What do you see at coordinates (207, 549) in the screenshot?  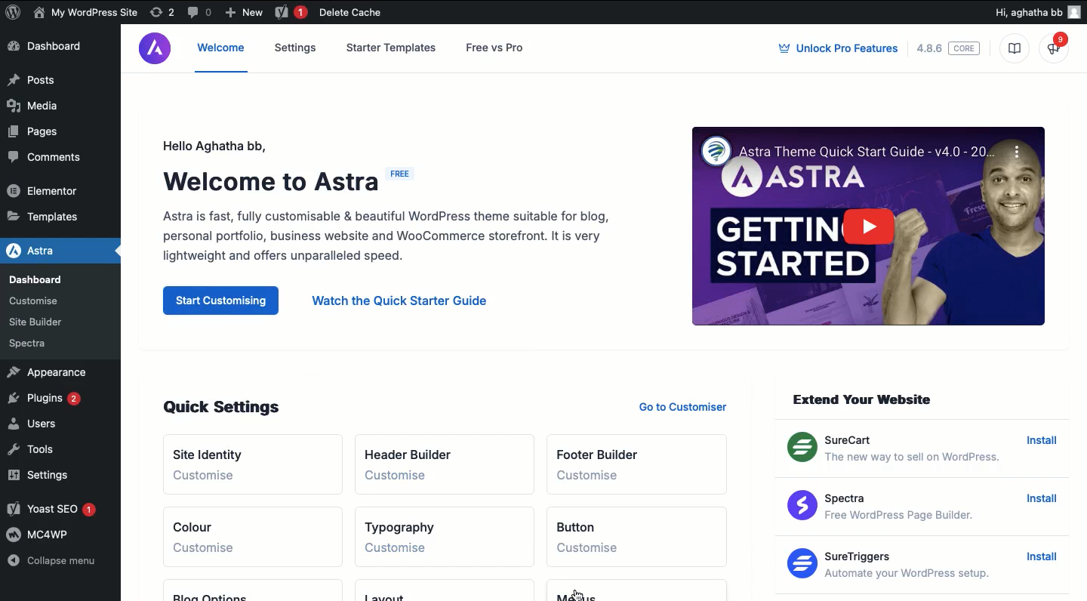 I see `Customise` at bounding box center [207, 549].